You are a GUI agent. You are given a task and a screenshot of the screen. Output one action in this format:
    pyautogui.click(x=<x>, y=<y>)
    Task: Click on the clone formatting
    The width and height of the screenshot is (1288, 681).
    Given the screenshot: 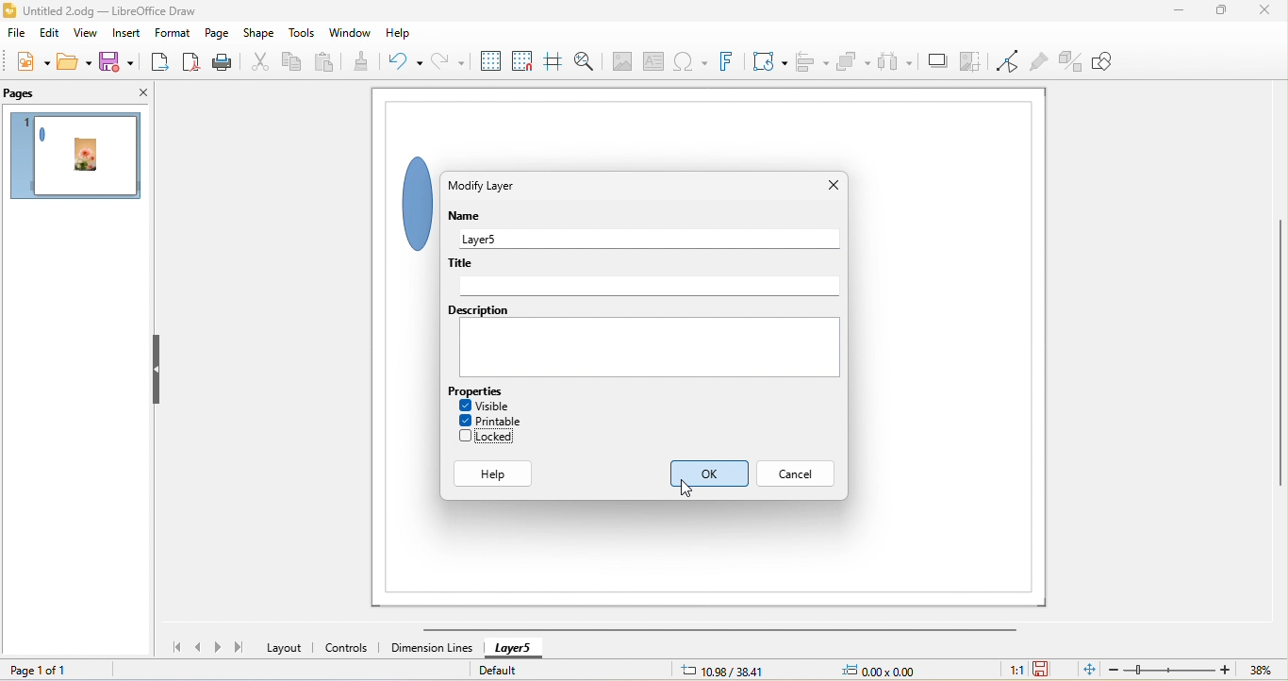 What is the action you would take?
    pyautogui.click(x=369, y=62)
    